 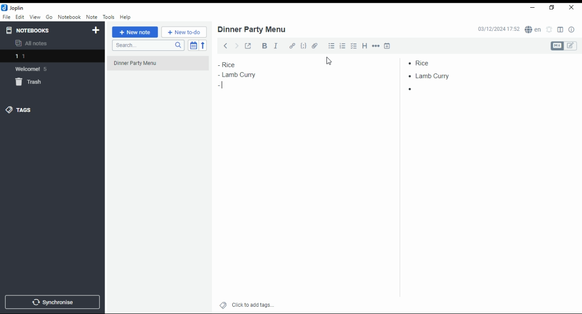 I want to click on italics, so click(x=276, y=45).